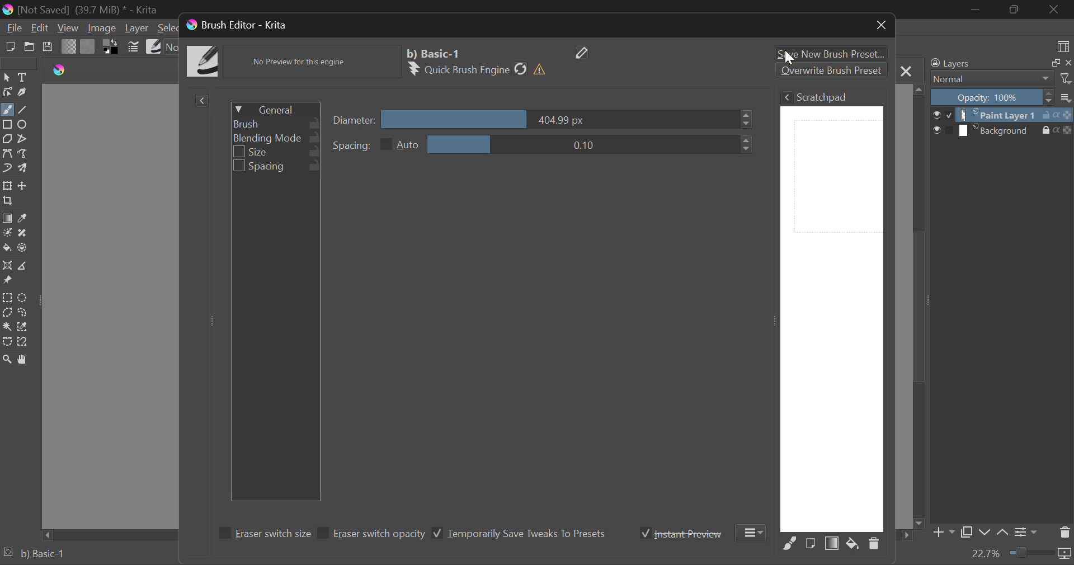 The height and width of the screenshot is (565, 1074). What do you see at coordinates (436, 53) in the screenshot?
I see `Selected Brush` at bounding box center [436, 53].